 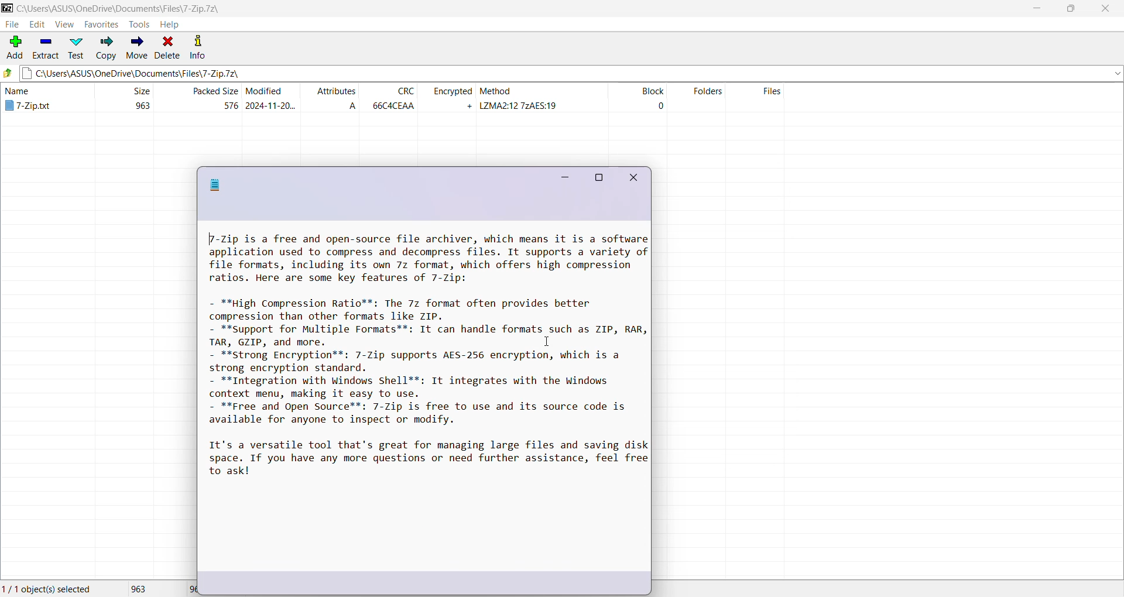 I want to click on Current Folder Path, so click(x=571, y=71).